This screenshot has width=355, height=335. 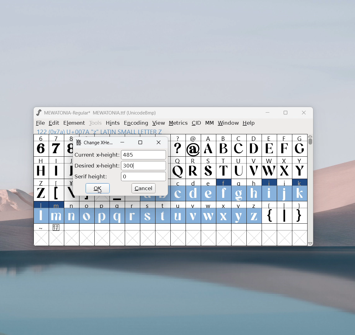 I want to click on c, so click(x=178, y=190).